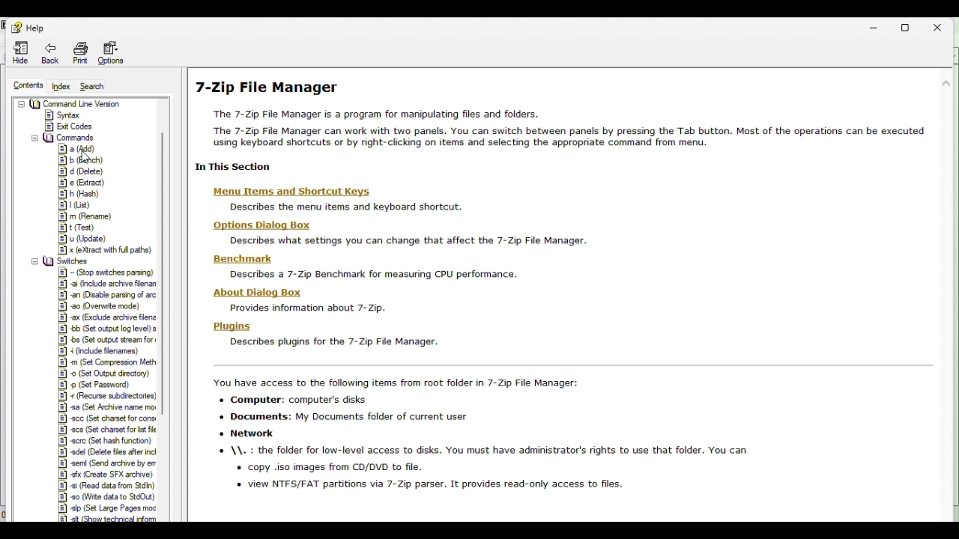 This screenshot has width=959, height=539. I want to click on -sfx, so click(107, 474).